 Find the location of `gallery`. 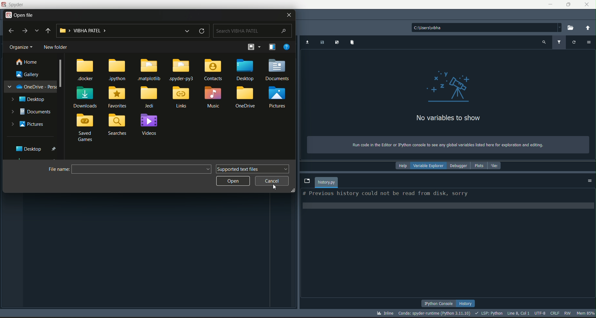

gallery is located at coordinates (29, 75).